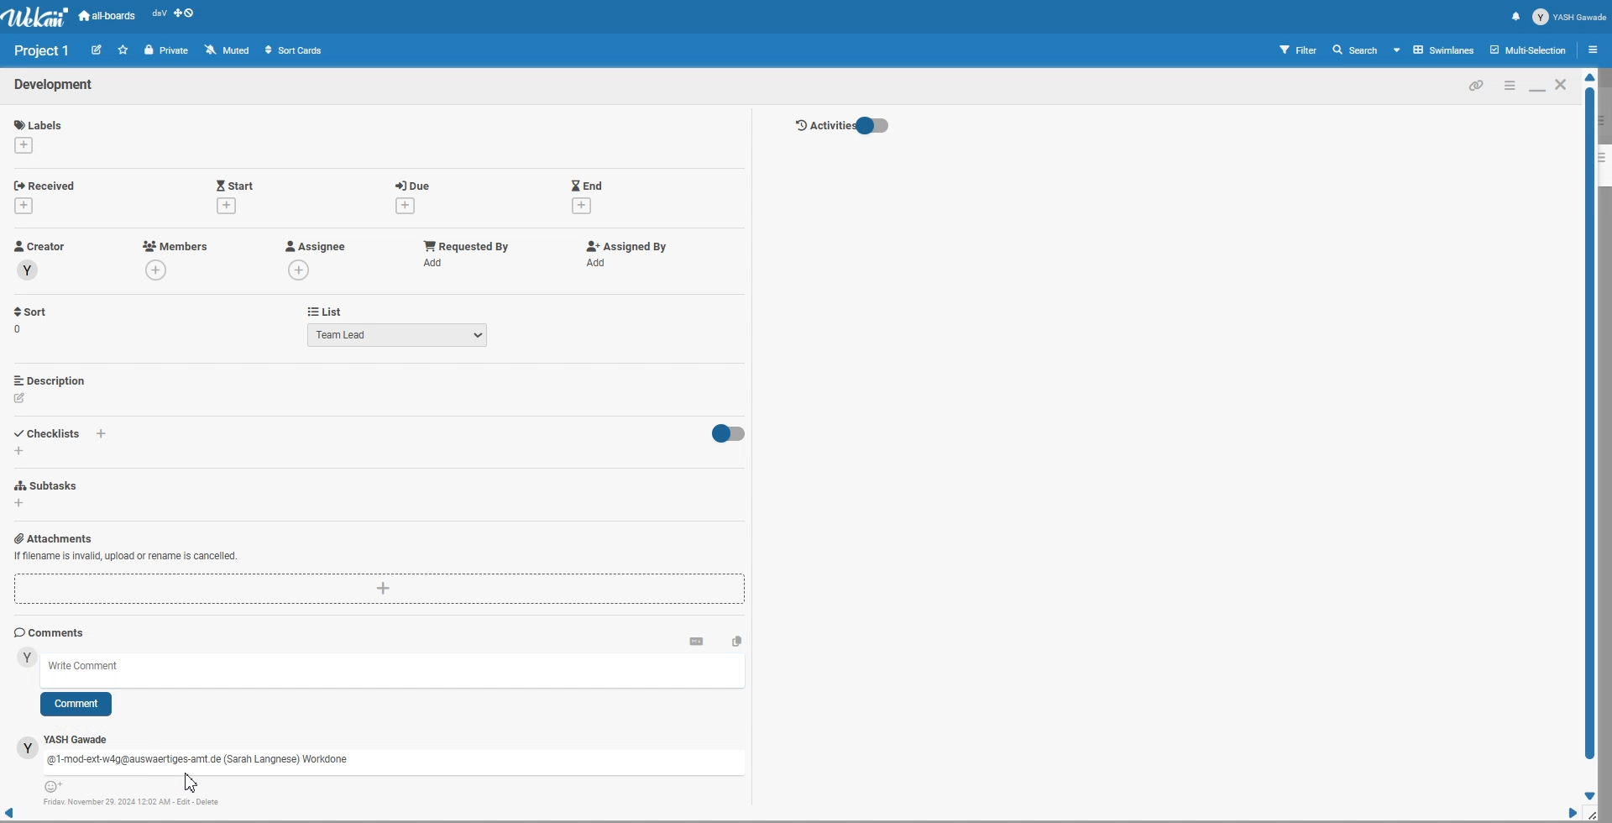 The image size is (1612, 823). I want to click on Add Attachments, so click(53, 537).